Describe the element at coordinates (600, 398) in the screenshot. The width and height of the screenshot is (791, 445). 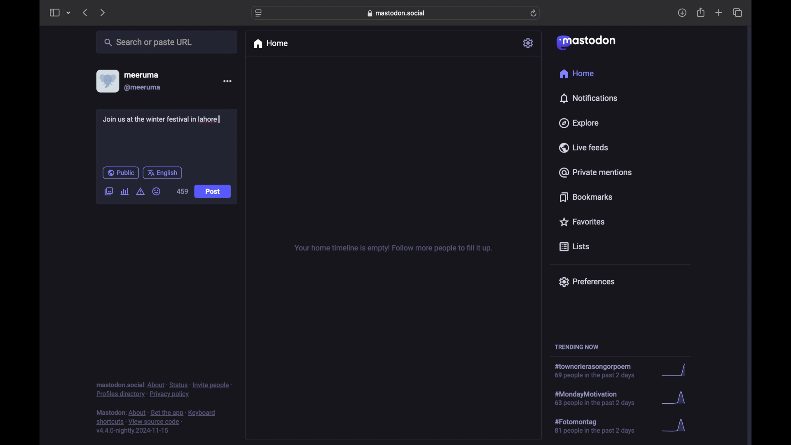
I see `hashtag trend` at that location.